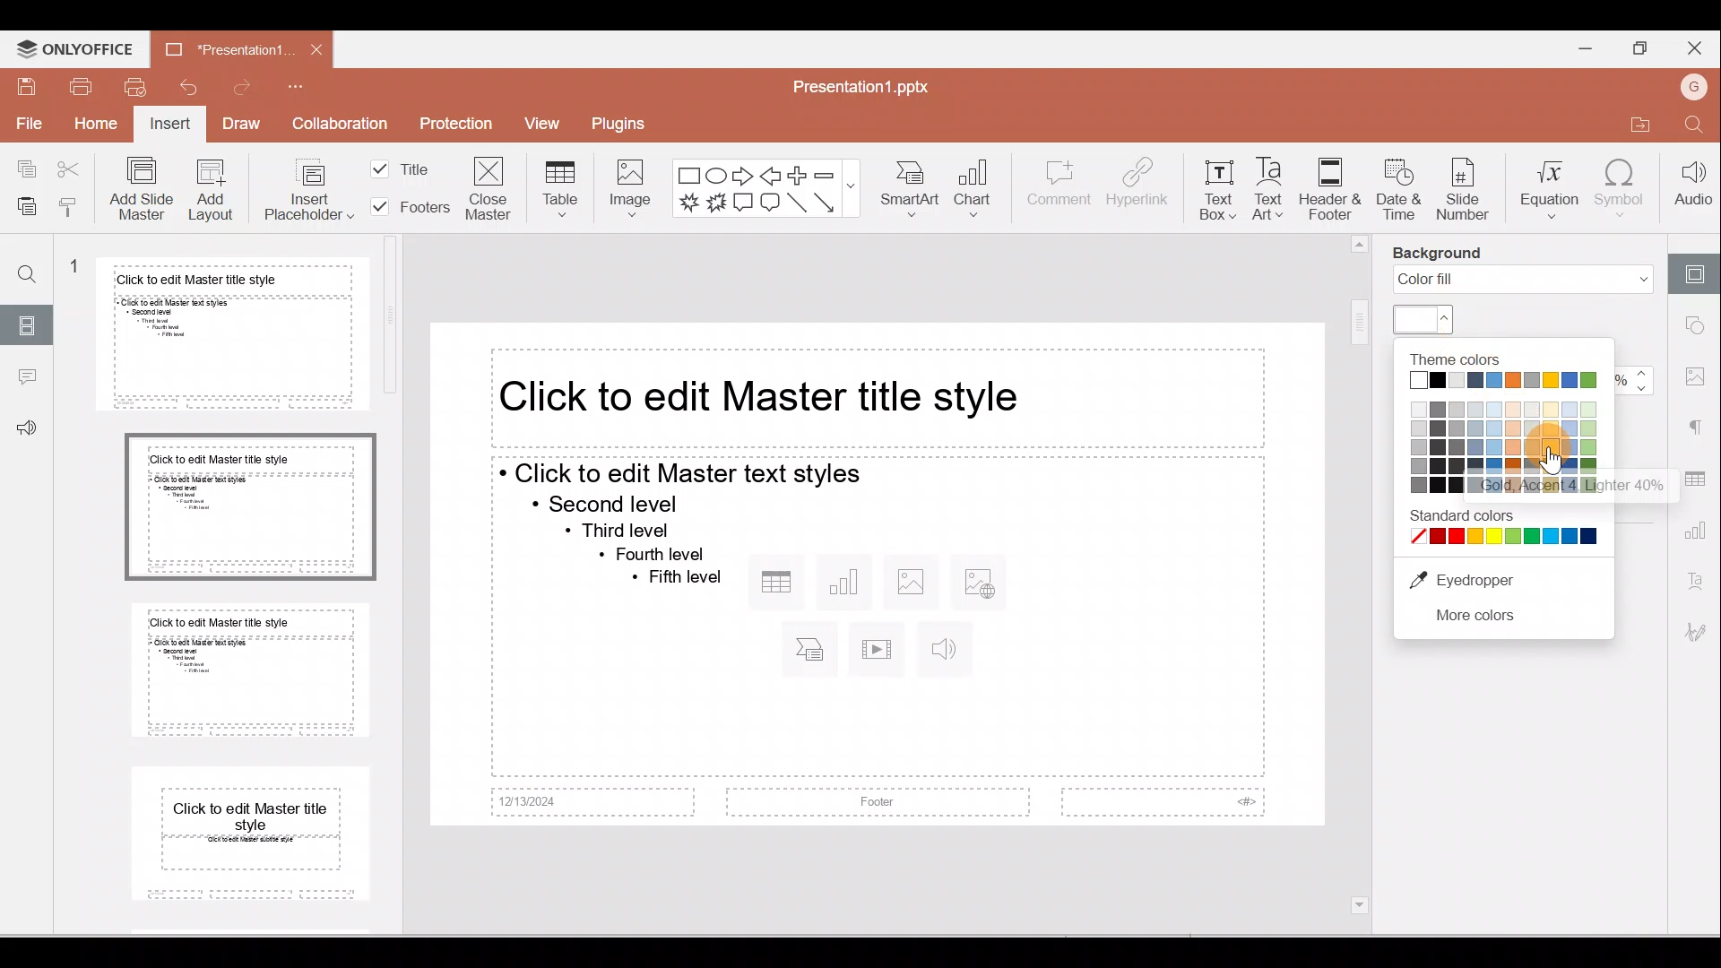 This screenshot has width=1721, height=968. I want to click on Colour fill, so click(1523, 280).